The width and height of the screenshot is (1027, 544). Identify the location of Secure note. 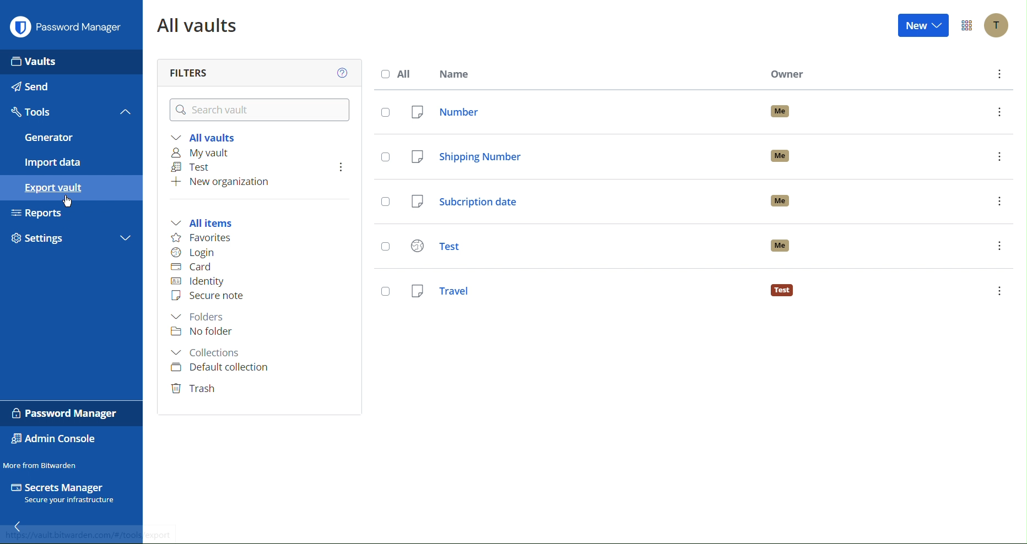
(209, 295).